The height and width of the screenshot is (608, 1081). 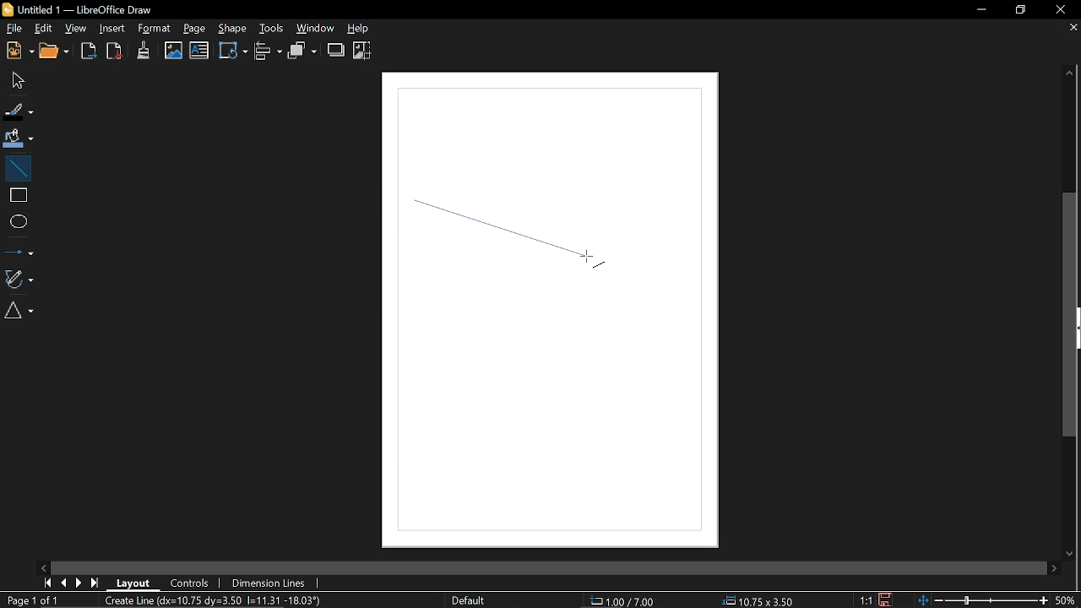 I want to click on cursor, so click(x=591, y=257).